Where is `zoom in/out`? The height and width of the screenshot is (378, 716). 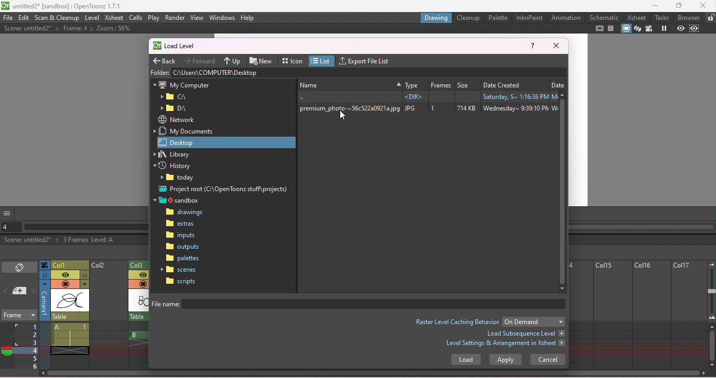
zoom in/out is located at coordinates (712, 291).